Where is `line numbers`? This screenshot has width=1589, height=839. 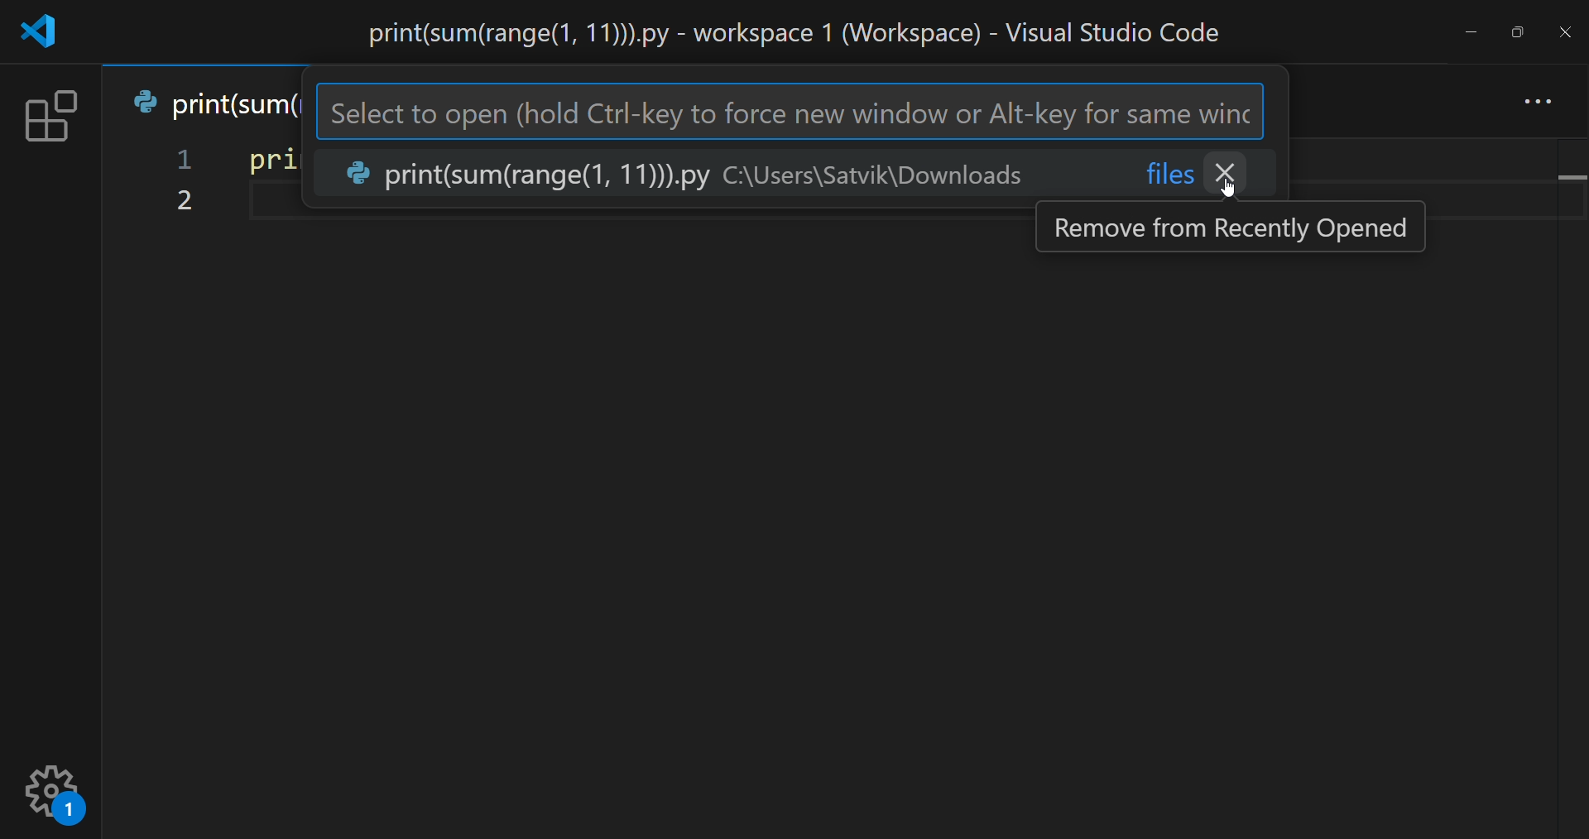 line numbers is located at coordinates (181, 184).